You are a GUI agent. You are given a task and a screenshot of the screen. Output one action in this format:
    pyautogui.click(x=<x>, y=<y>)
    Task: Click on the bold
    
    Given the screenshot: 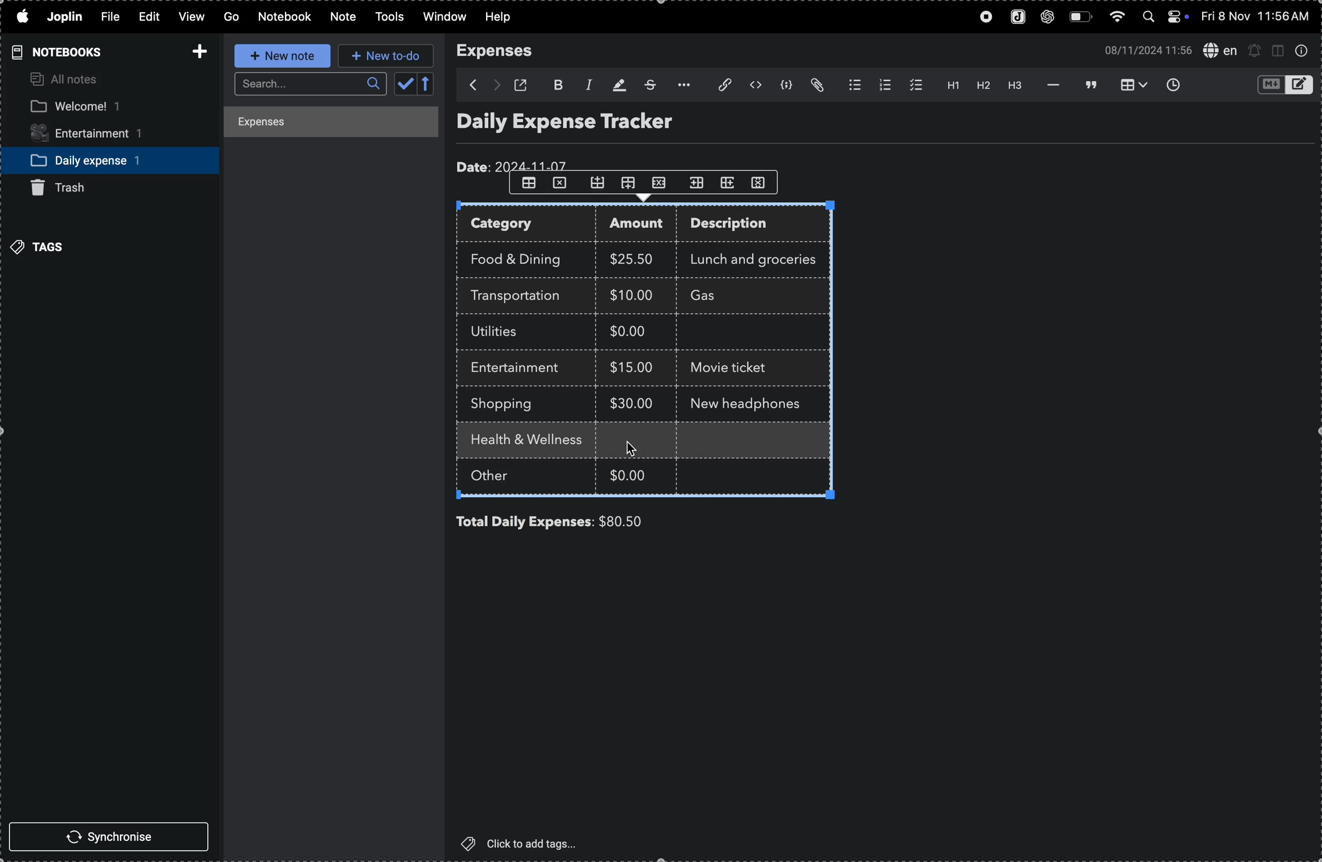 What is the action you would take?
    pyautogui.click(x=557, y=83)
    